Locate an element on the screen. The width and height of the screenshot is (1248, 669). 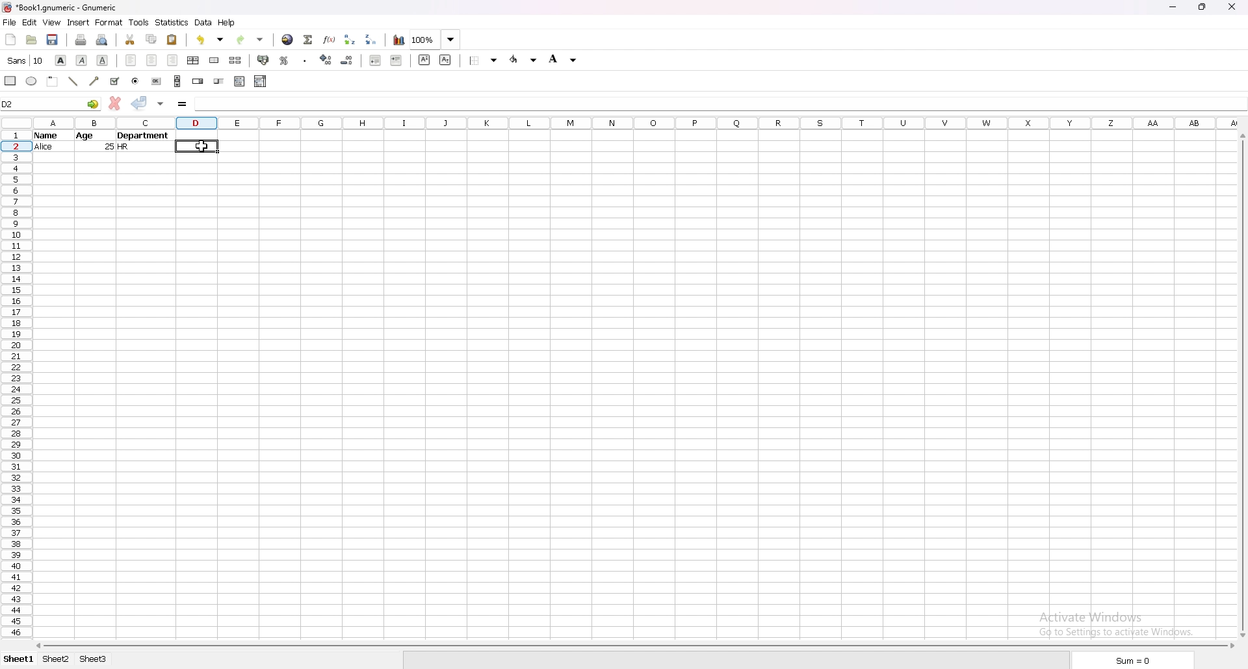
split merged cells is located at coordinates (235, 60).